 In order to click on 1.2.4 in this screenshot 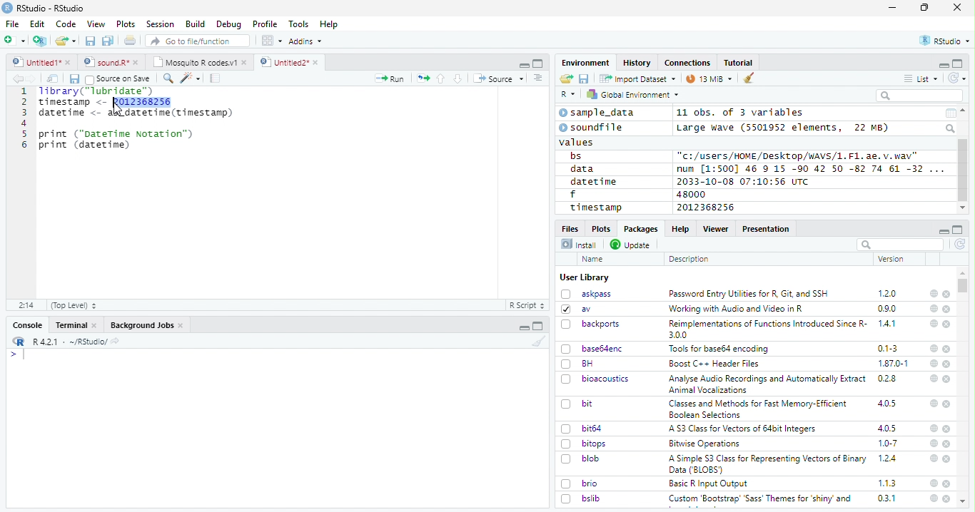, I will do `click(889, 458)`.